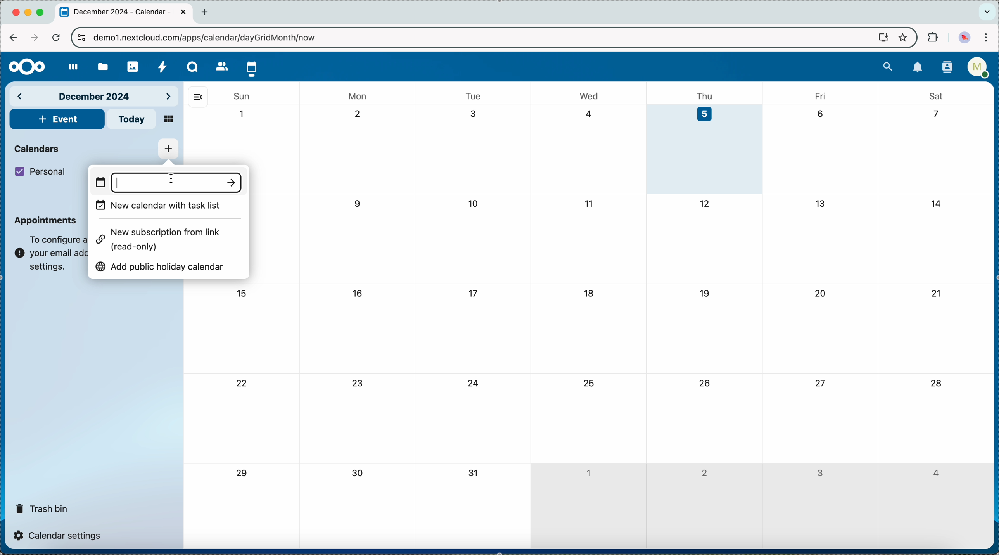 This screenshot has height=555, width=999. What do you see at coordinates (820, 474) in the screenshot?
I see `3` at bounding box center [820, 474].